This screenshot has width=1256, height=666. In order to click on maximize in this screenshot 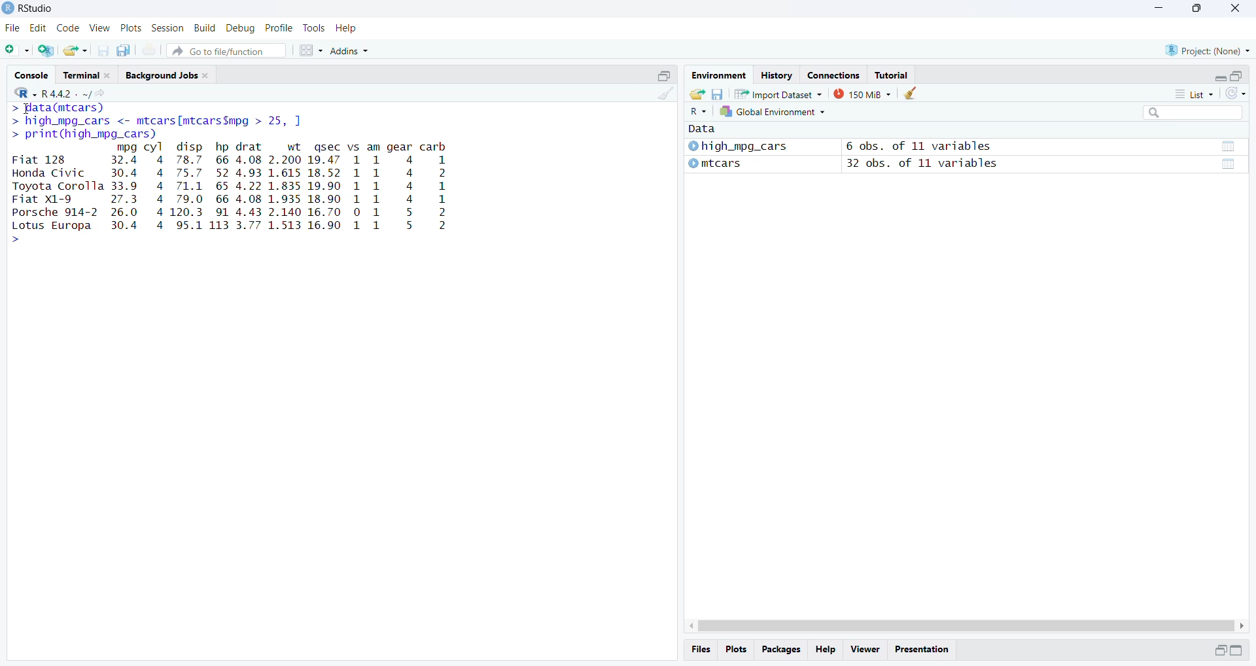, I will do `click(1237, 77)`.